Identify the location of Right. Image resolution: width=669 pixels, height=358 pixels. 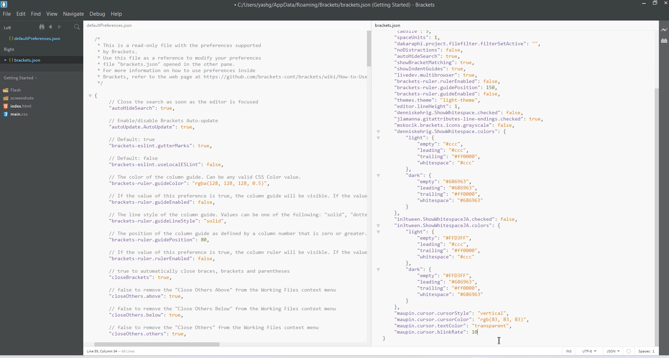
(9, 49).